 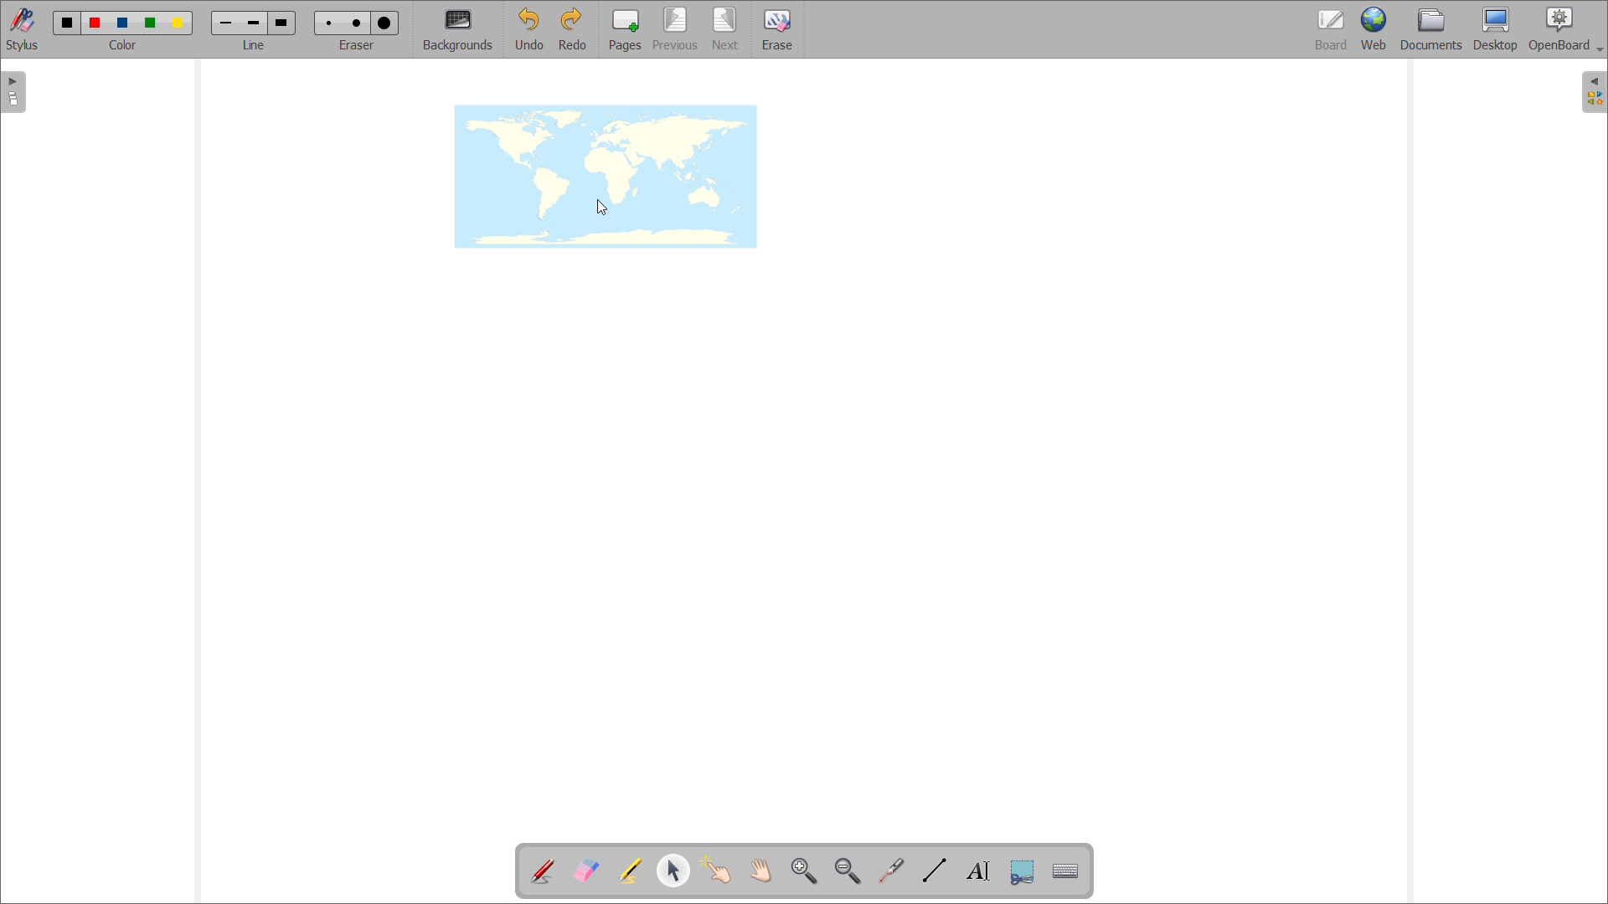 I want to click on desktop, so click(x=1496, y=30).